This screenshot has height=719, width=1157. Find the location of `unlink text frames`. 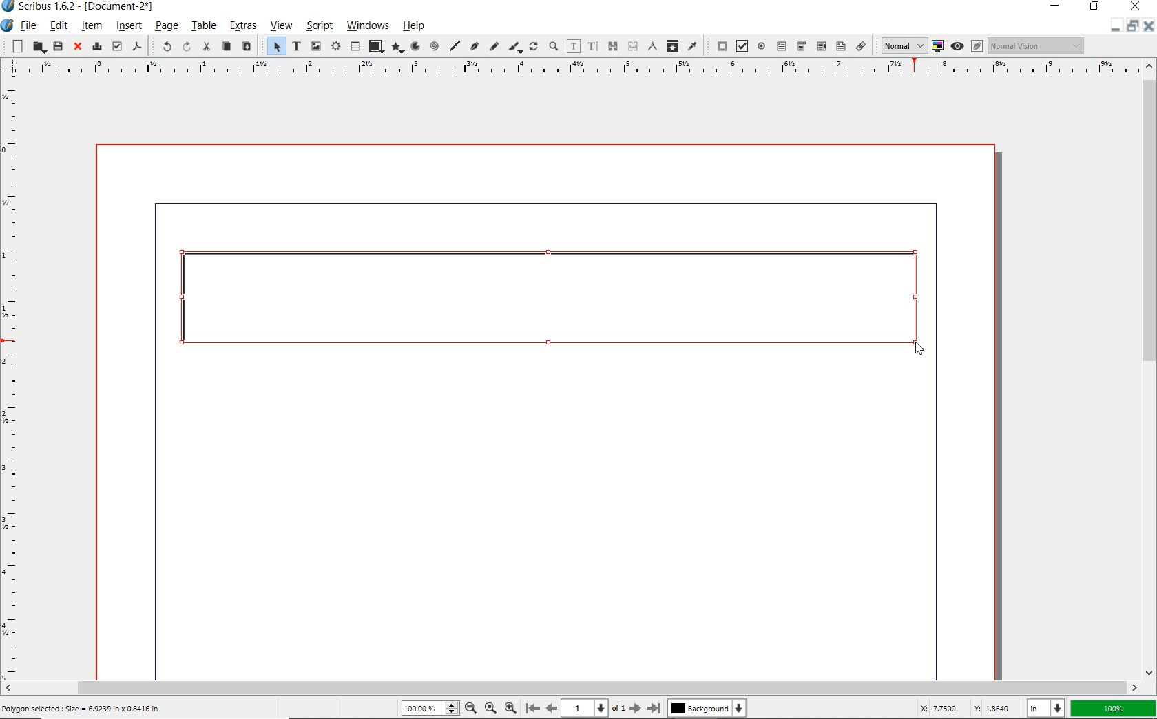

unlink text frames is located at coordinates (611, 47).